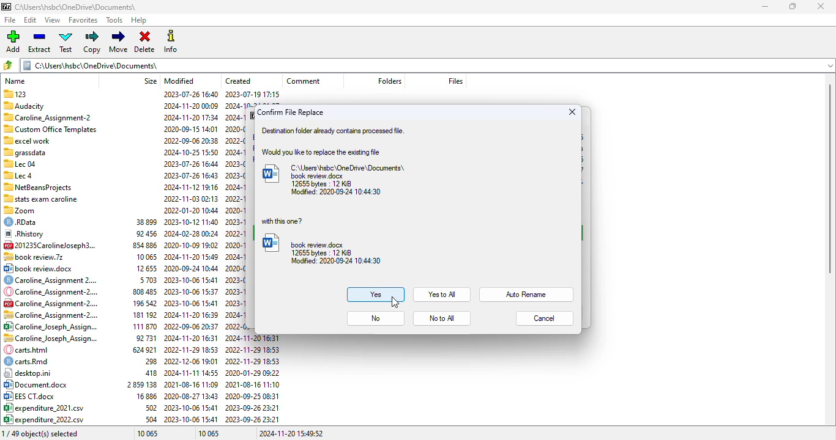 The width and height of the screenshot is (836, 440). What do you see at coordinates (283, 222) in the screenshot?
I see `with this one?` at bounding box center [283, 222].